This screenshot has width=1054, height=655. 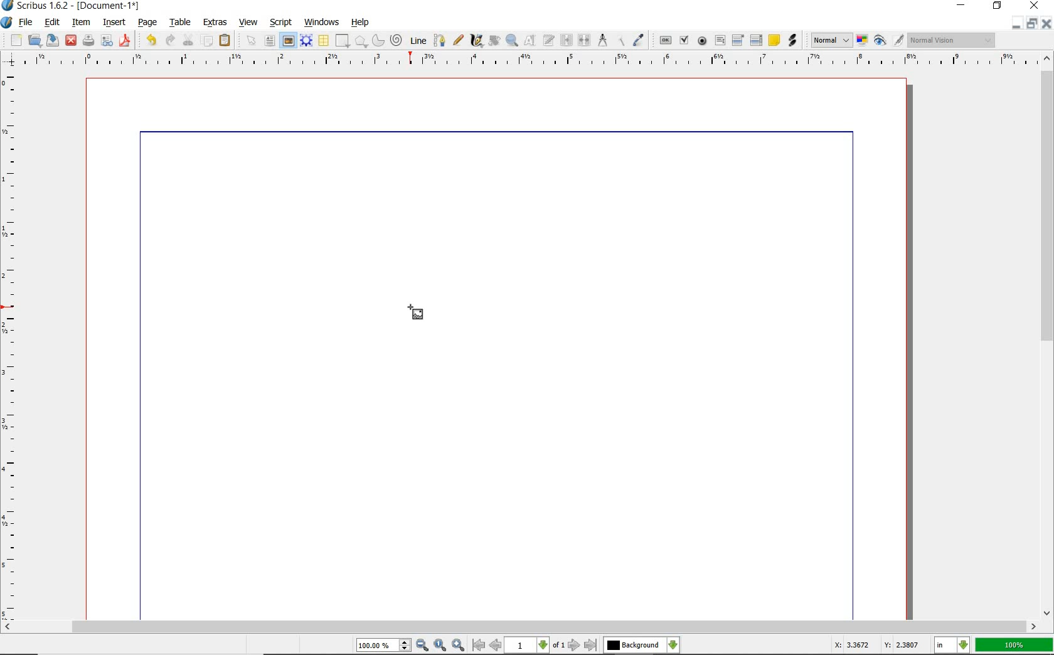 I want to click on cut, so click(x=188, y=40).